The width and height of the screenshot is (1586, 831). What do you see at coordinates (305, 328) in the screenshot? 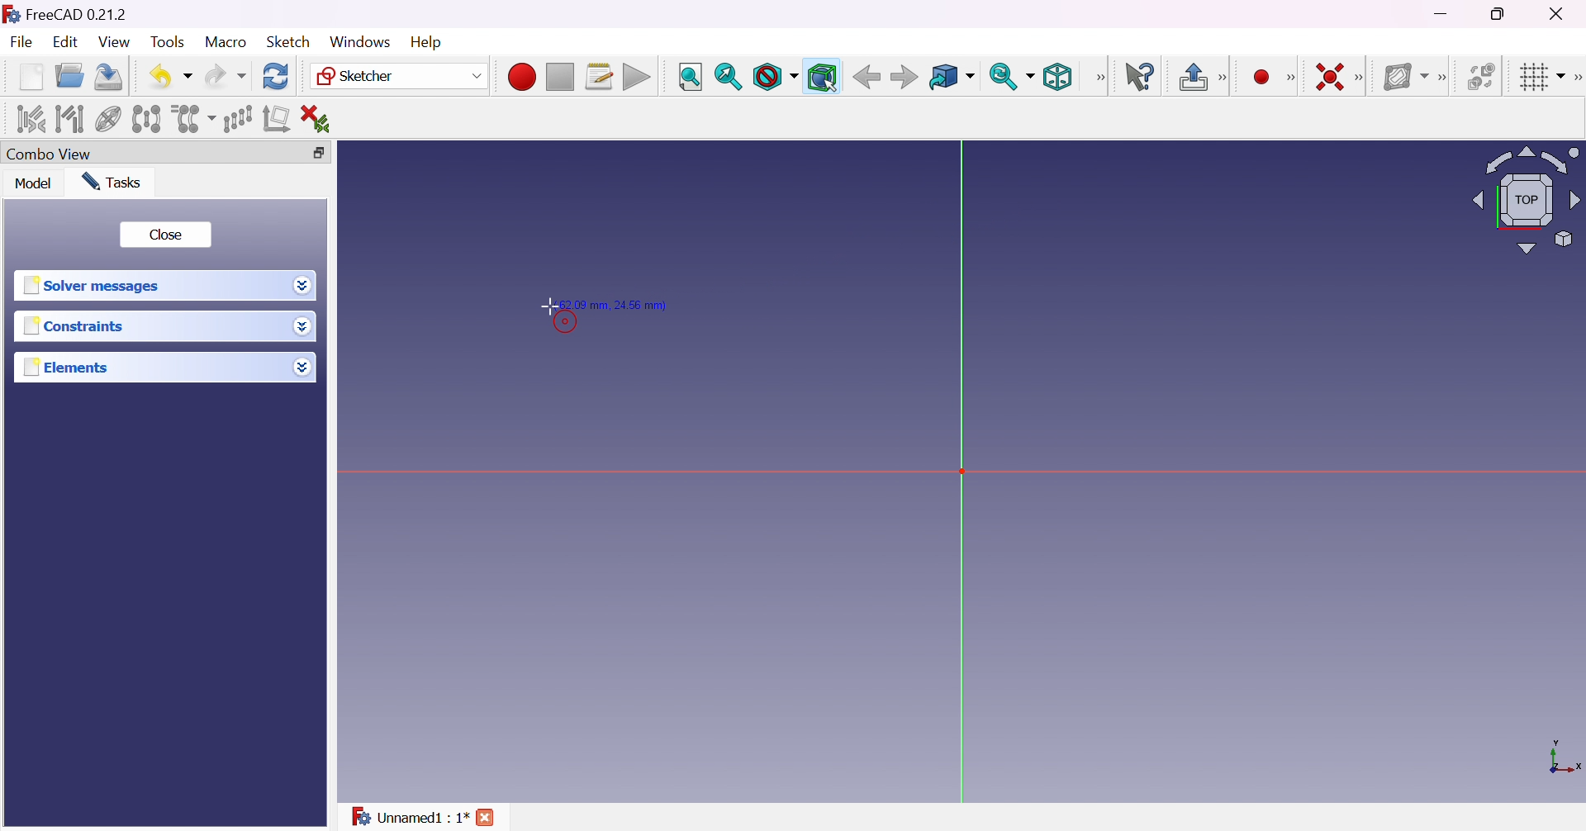
I see `Drop` at bounding box center [305, 328].